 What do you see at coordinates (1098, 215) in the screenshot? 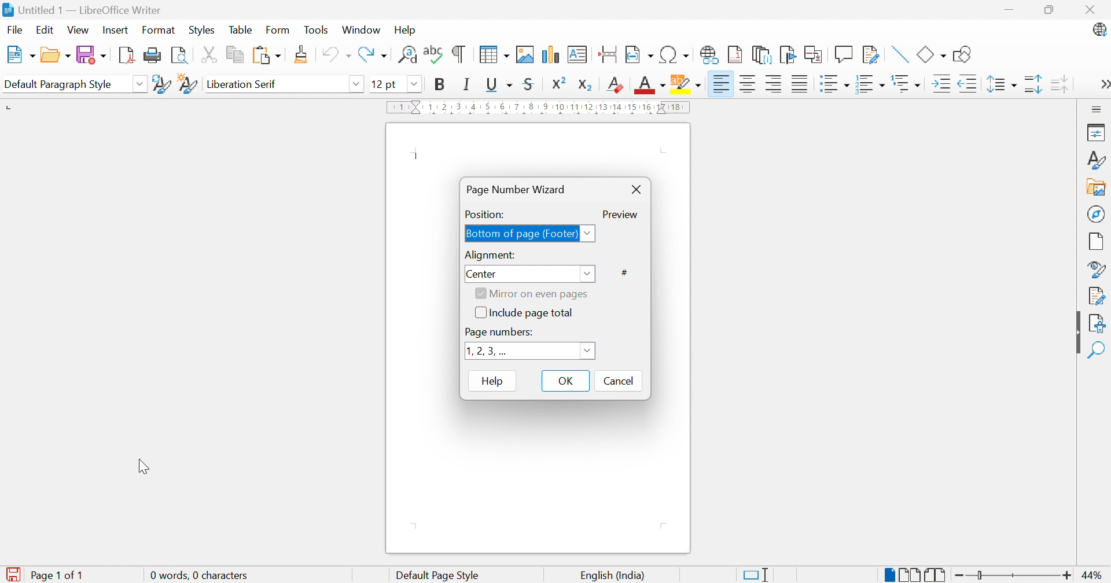
I see `Navigator` at bounding box center [1098, 215].